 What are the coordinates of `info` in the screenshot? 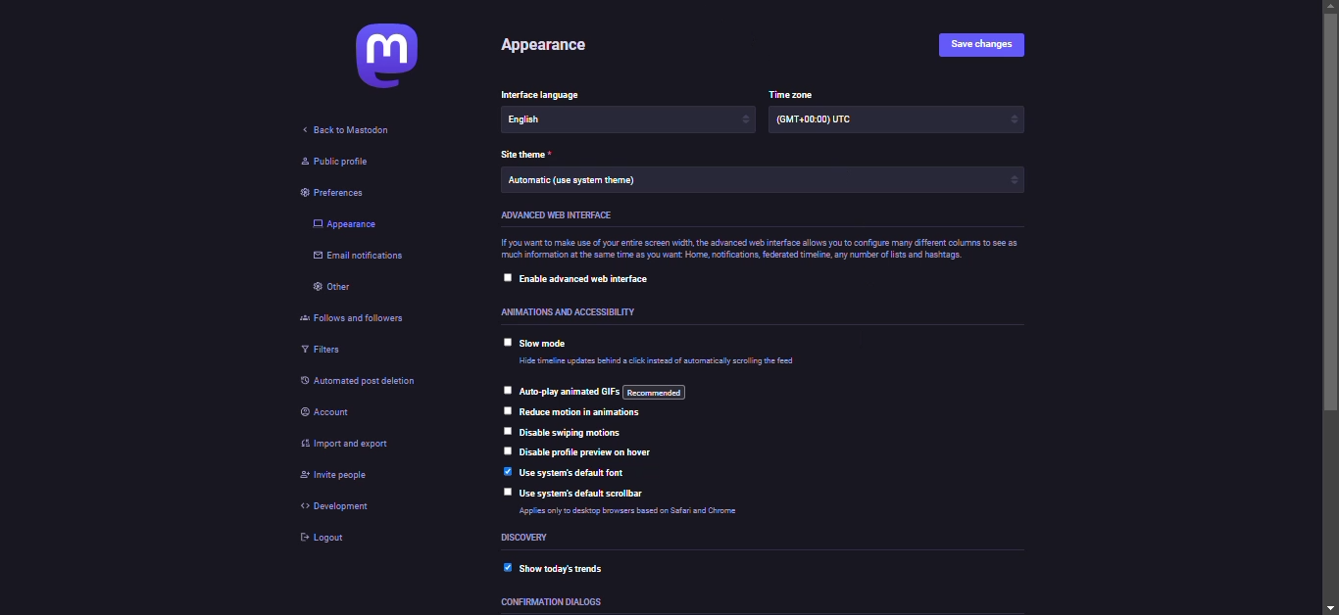 It's located at (663, 362).